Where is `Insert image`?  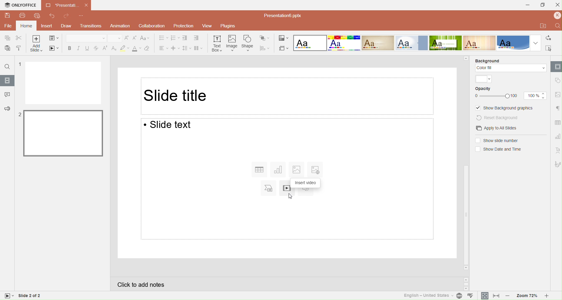 Insert image is located at coordinates (231, 43).